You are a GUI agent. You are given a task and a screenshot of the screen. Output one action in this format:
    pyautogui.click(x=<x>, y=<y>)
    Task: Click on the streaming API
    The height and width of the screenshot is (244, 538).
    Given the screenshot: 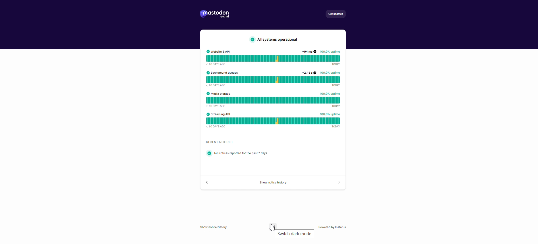 What is the action you would take?
    pyautogui.click(x=275, y=120)
    